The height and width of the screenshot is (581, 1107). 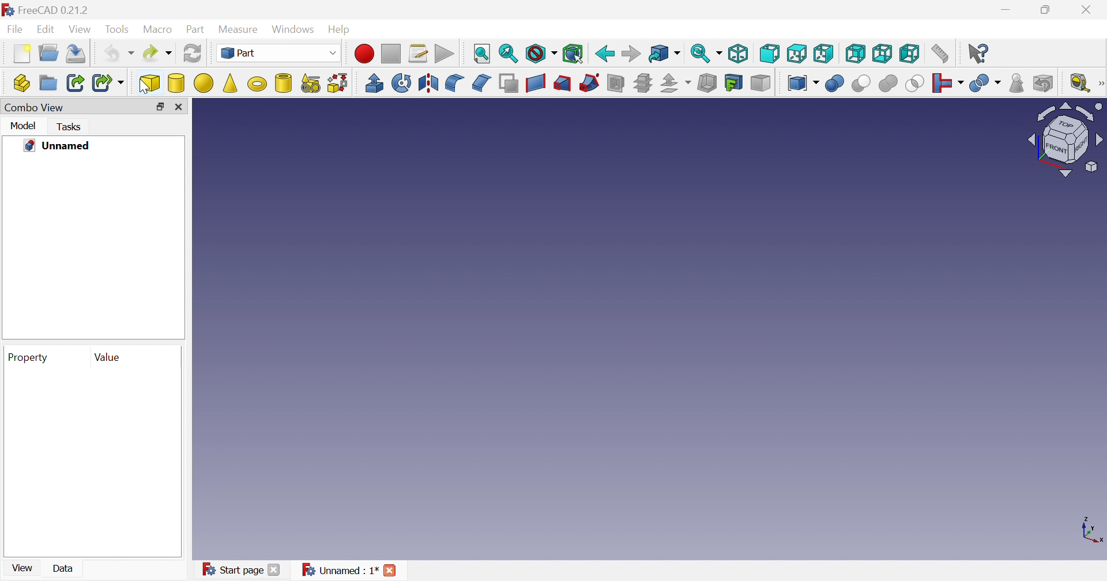 What do you see at coordinates (1090, 8) in the screenshot?
I see `Close` at bounding box center [1090, 8].